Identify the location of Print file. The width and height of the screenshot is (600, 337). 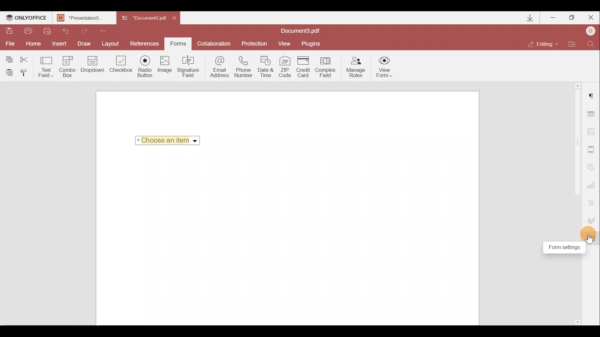
(29, 31).